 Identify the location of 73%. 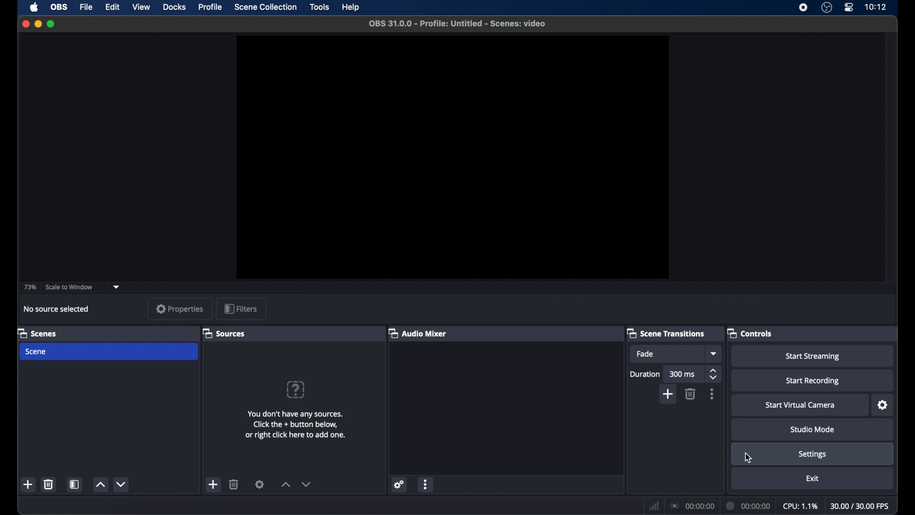
(30, 287).